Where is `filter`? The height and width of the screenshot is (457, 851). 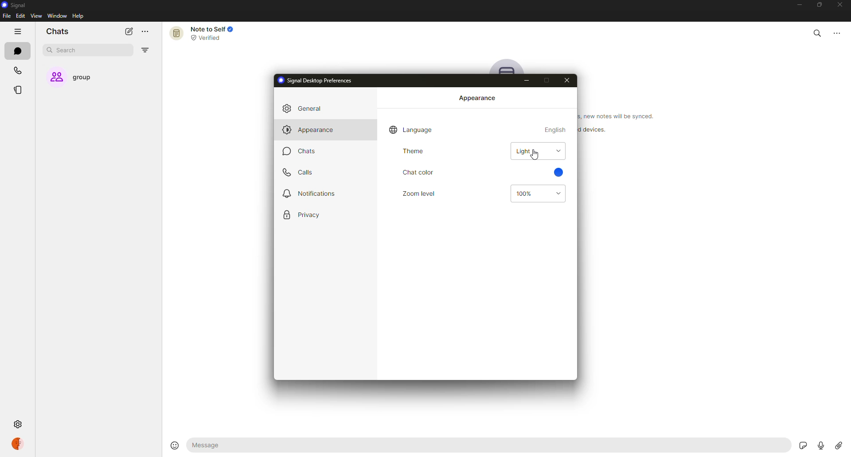
filter is located at coordinates (144, 50).